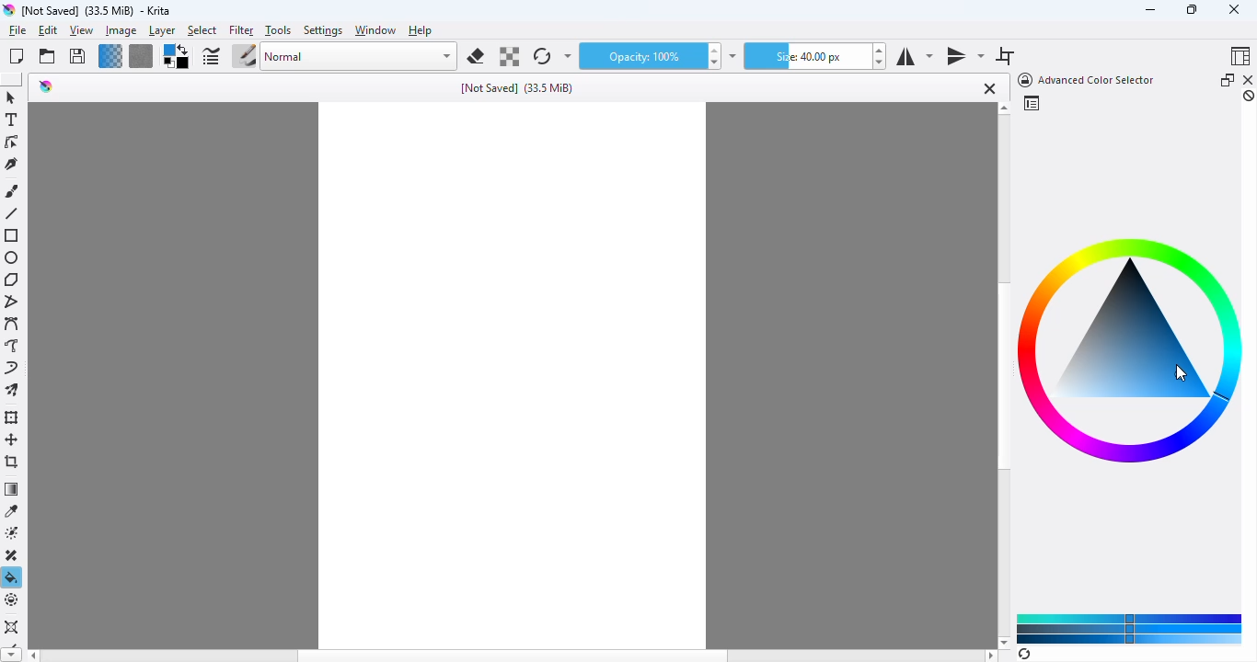  What do you see at coordinates (142, 56) in the screenshot?
I see `fill patterns` at bounding box center [142, 56].